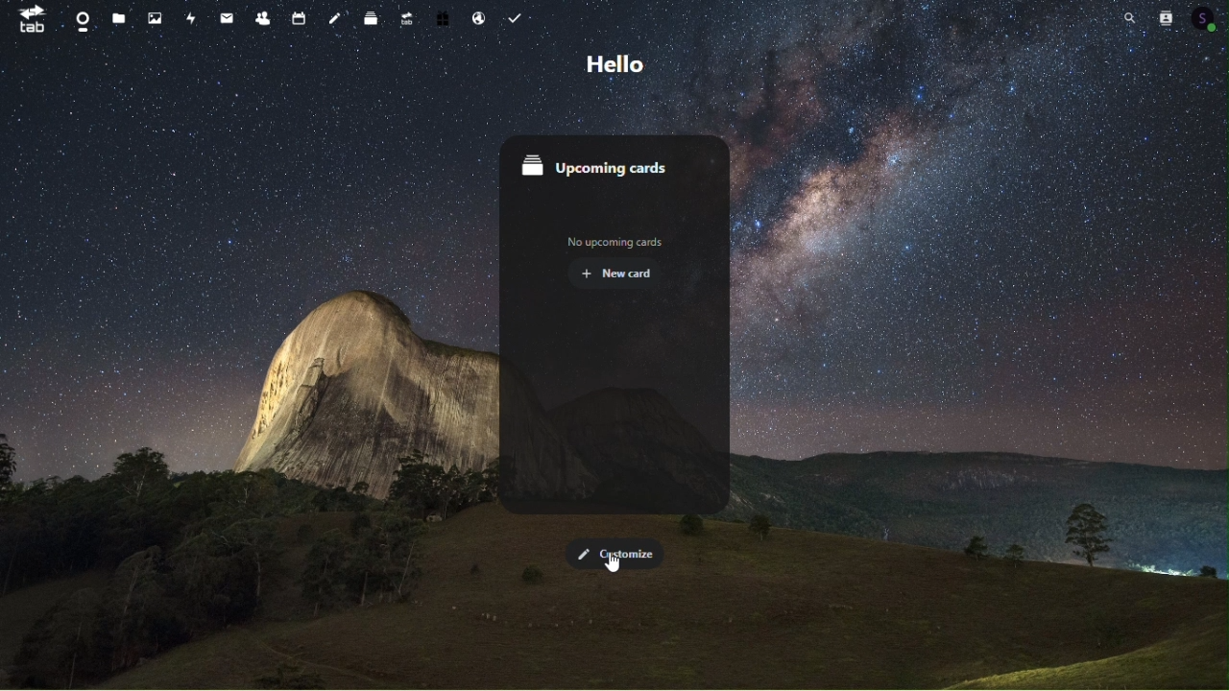  Describe the element at coordinates (298, 16) in the screenshot. I see `Calendar` at that location.